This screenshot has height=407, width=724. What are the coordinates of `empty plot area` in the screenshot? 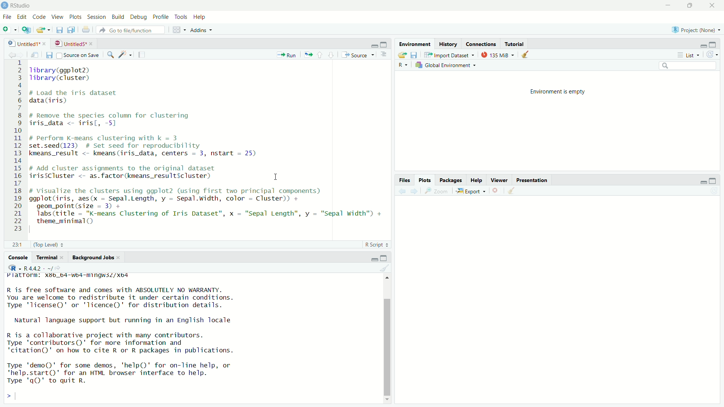 It's located at (560, 302).